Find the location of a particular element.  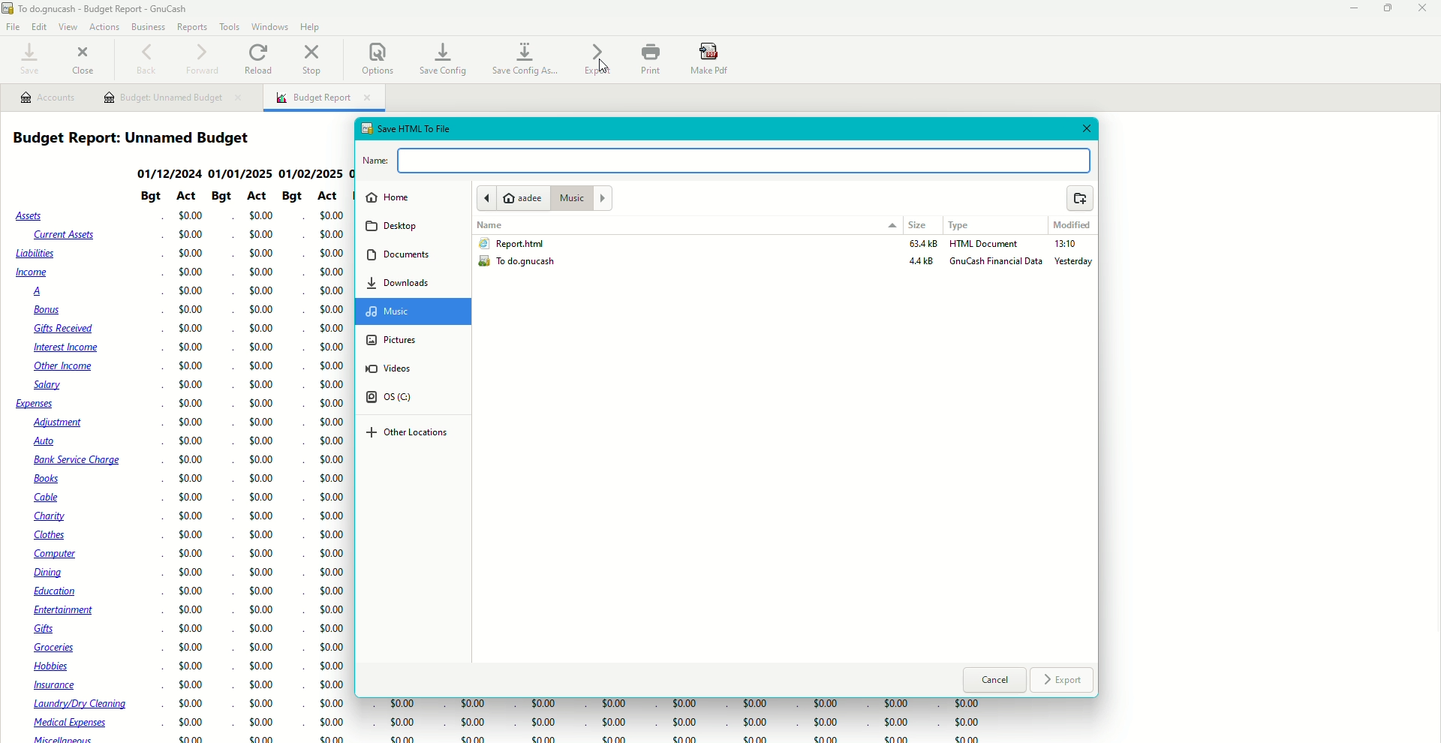

File Sizes is located at coordinates (919, 256).